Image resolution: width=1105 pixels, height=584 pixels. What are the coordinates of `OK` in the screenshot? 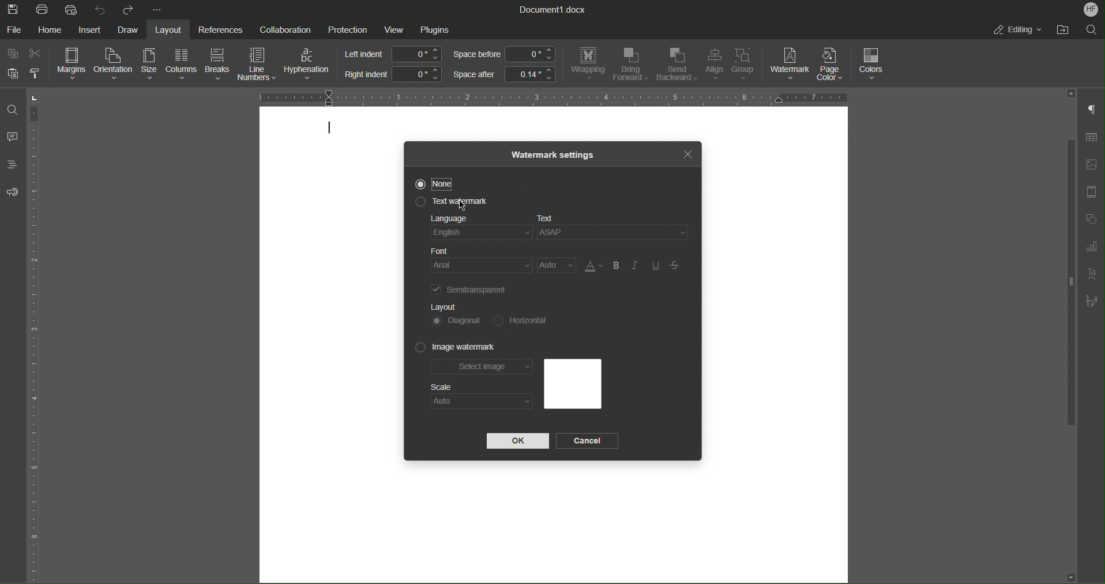 It's located at (517, 441).